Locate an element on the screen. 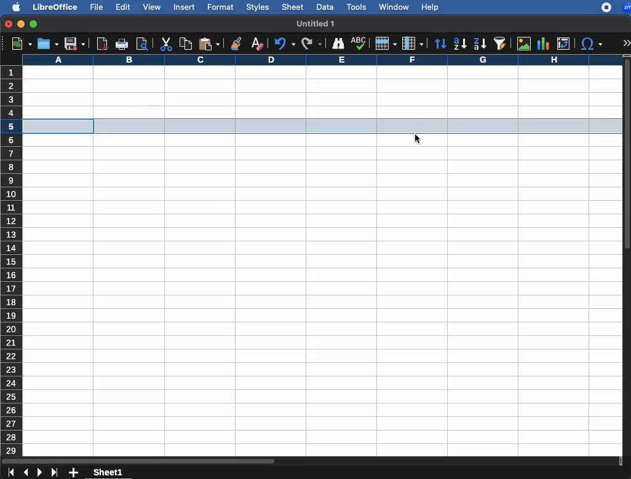  sort is located at coordinates (440, 45).